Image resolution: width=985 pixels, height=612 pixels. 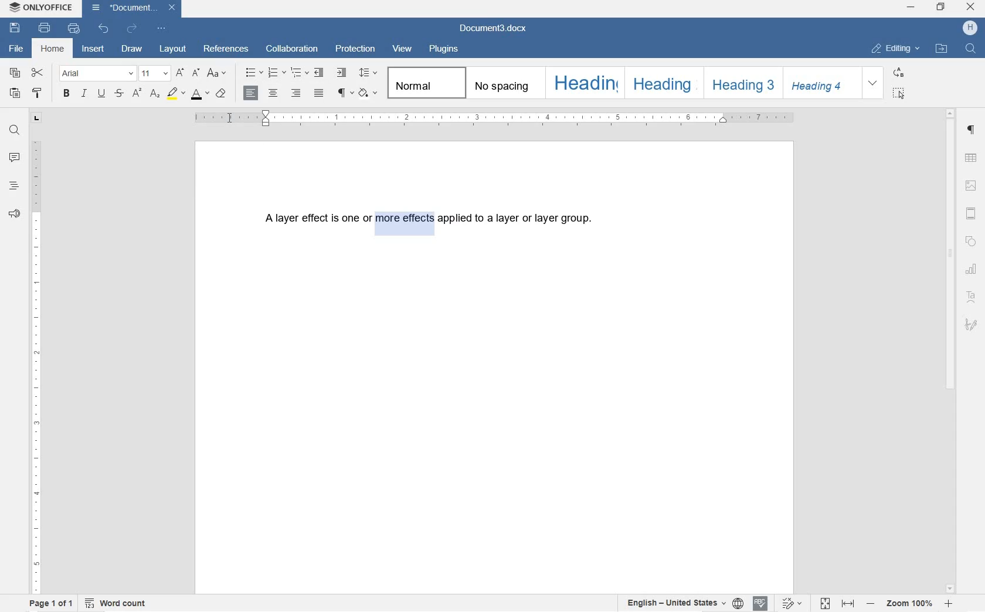 What do you see at coordinates (971, 8) in the screenshot?
I see `CLOSE` at bounding box center [971, 8].